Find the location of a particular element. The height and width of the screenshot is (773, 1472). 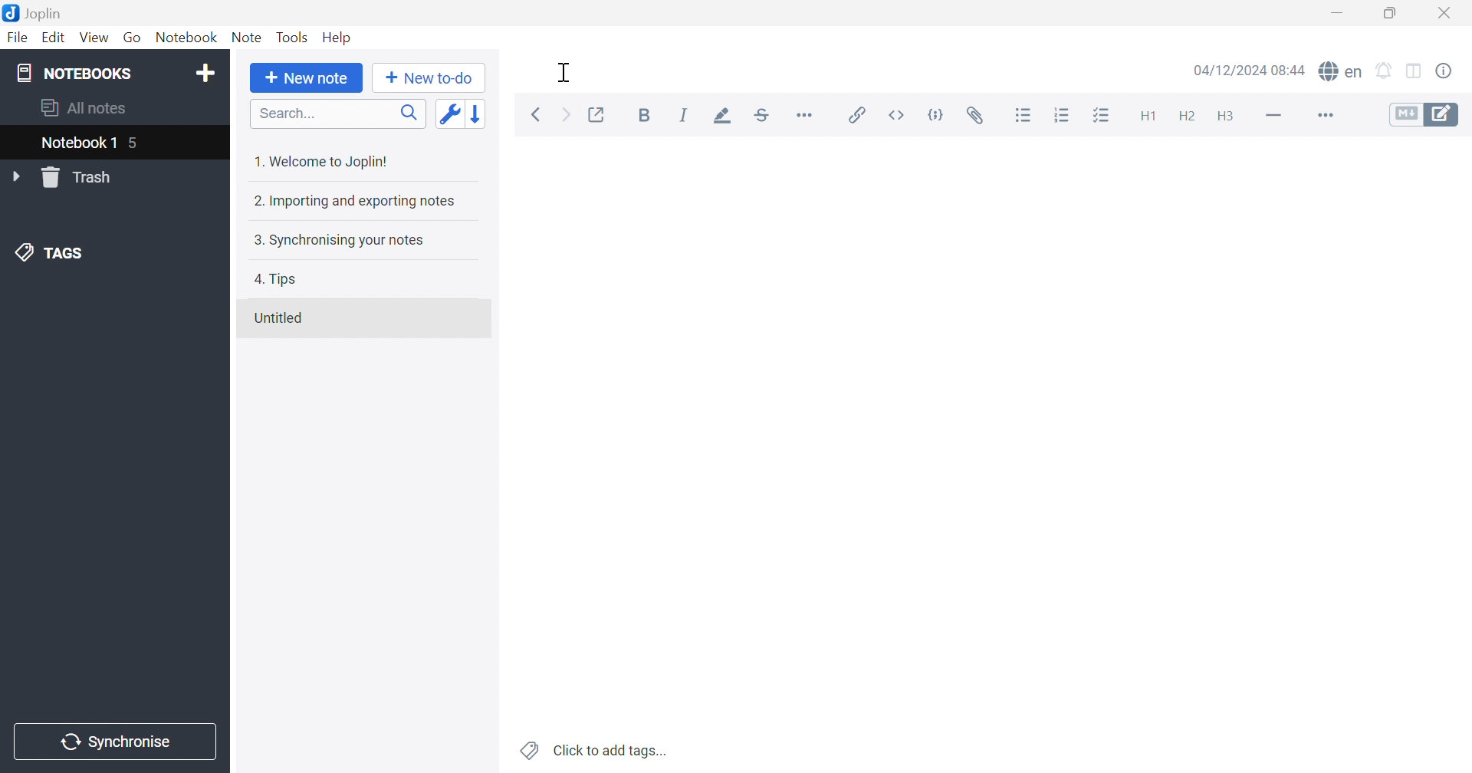

Help is located at coordinates (335, 37).